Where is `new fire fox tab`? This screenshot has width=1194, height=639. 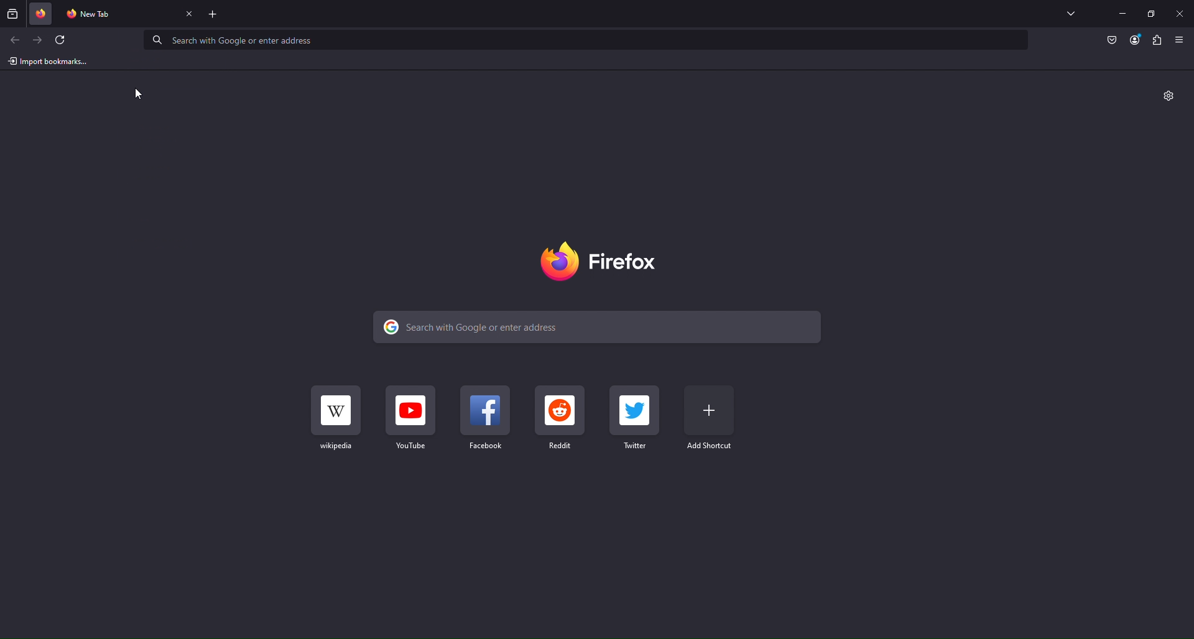 new fire fox tab is located at coordinates (118, 14).